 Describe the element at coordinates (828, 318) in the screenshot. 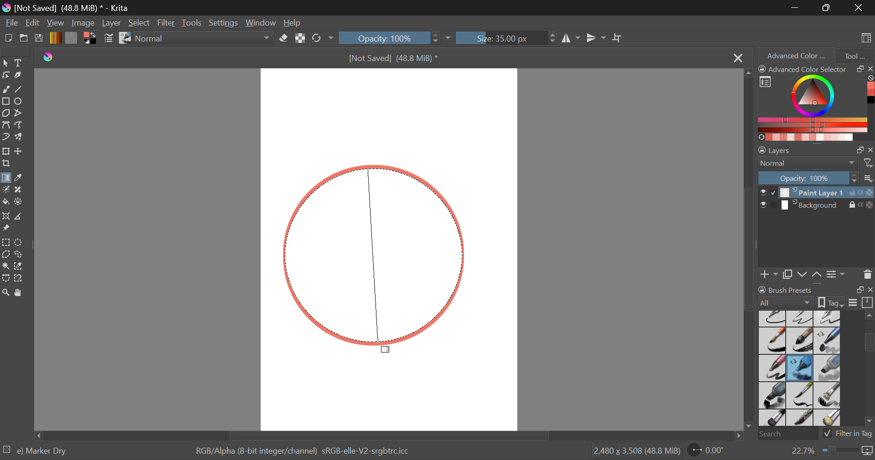

I see `Ink-4 Pen Rough` at that location.